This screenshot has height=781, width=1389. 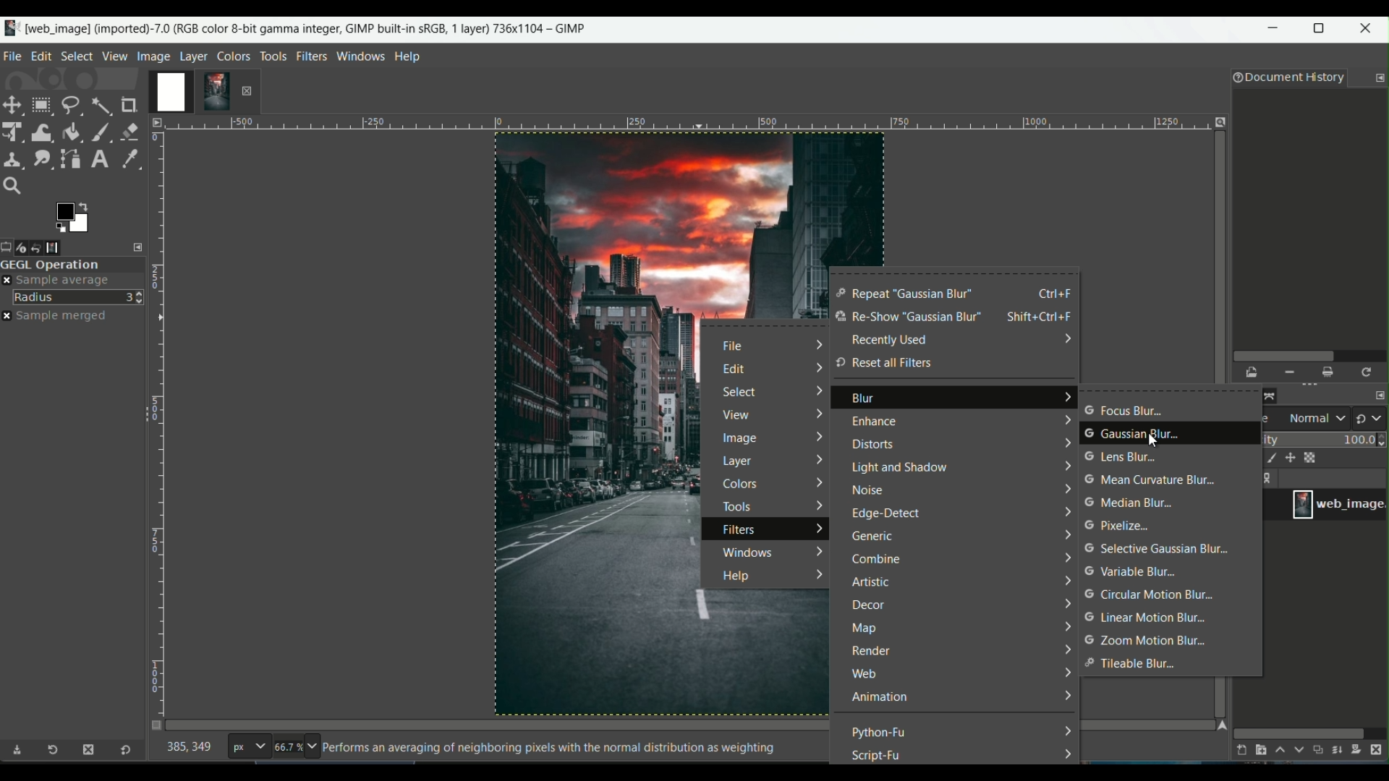 I want to click on windows, so click(x=745, y=551).